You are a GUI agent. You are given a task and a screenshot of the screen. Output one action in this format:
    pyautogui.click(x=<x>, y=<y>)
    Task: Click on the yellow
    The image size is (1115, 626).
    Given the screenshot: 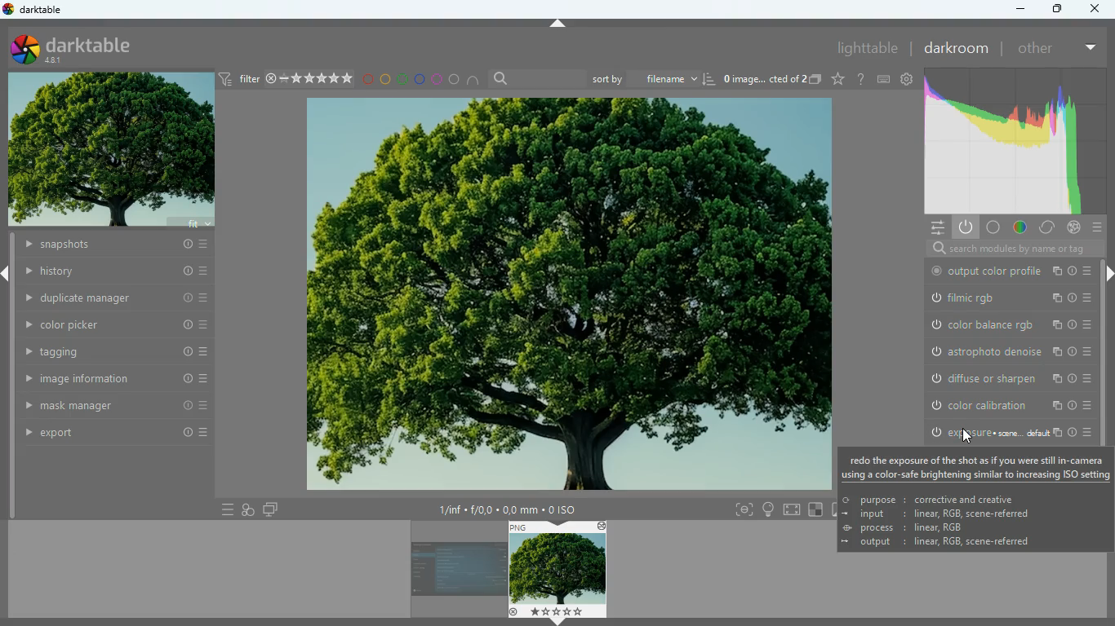 What is the action you would take?
    pyautogui.click(x=385, y=80)
    